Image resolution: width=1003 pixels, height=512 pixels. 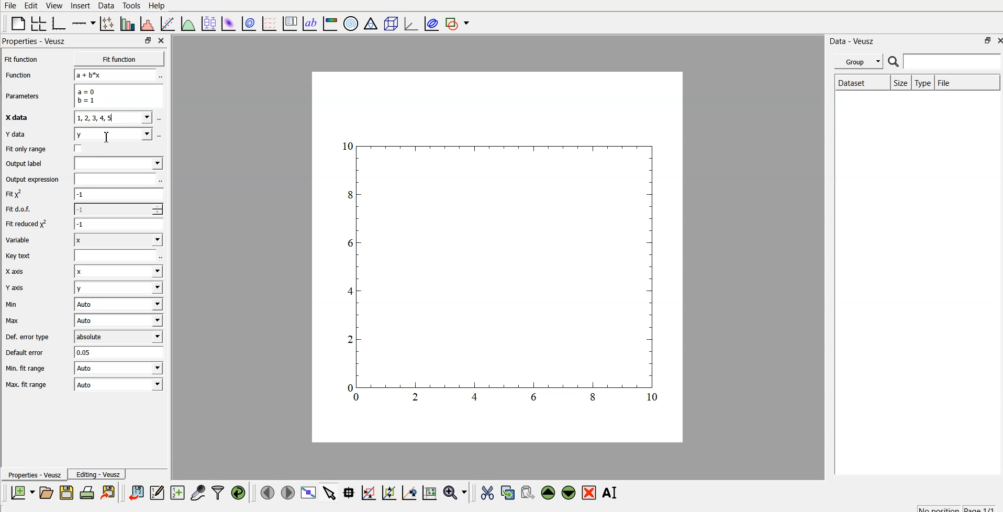 I want to click on a=0 b=1, so click(x=117, y=97).